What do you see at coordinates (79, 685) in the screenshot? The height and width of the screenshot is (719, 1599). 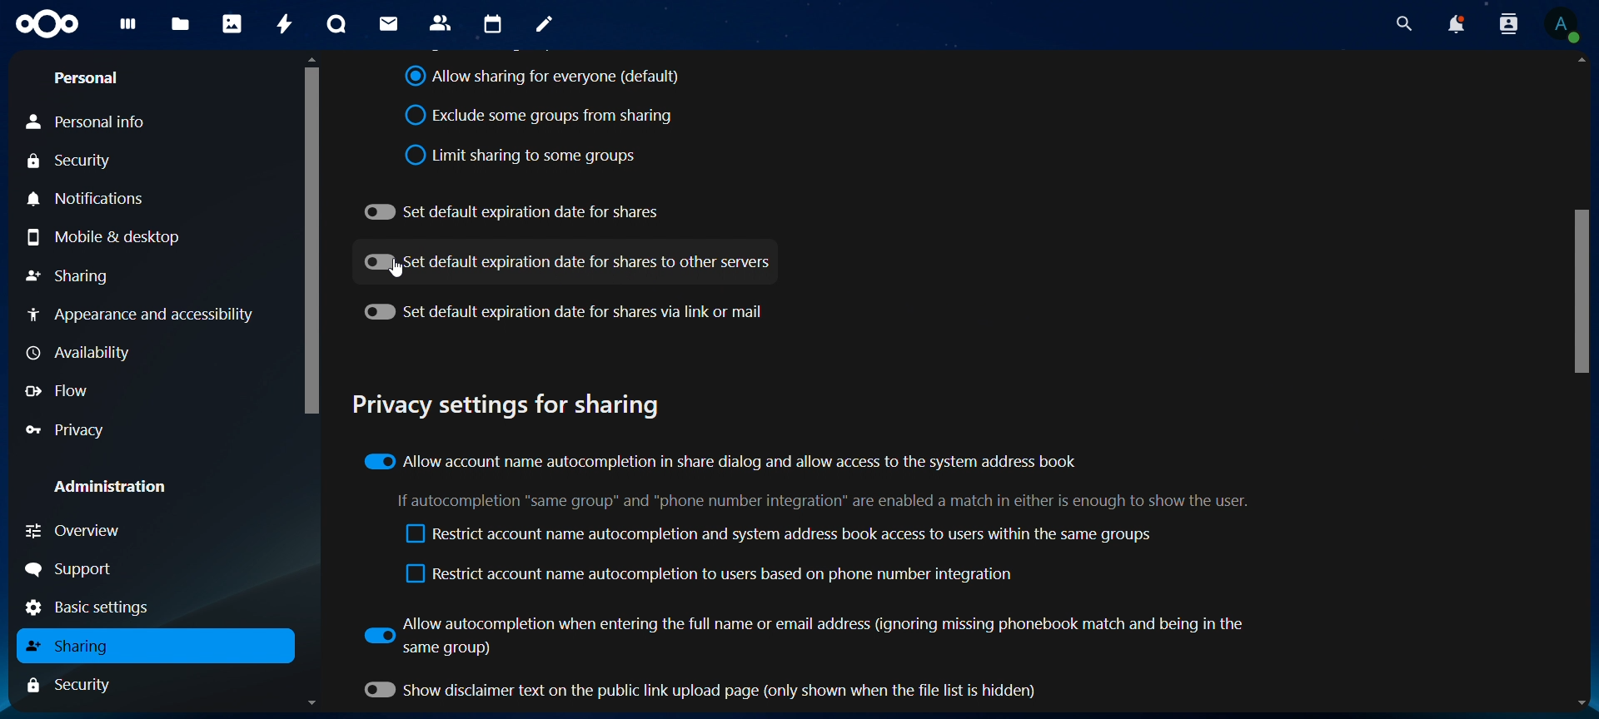 I see `security` at bounding box center [79, 685].